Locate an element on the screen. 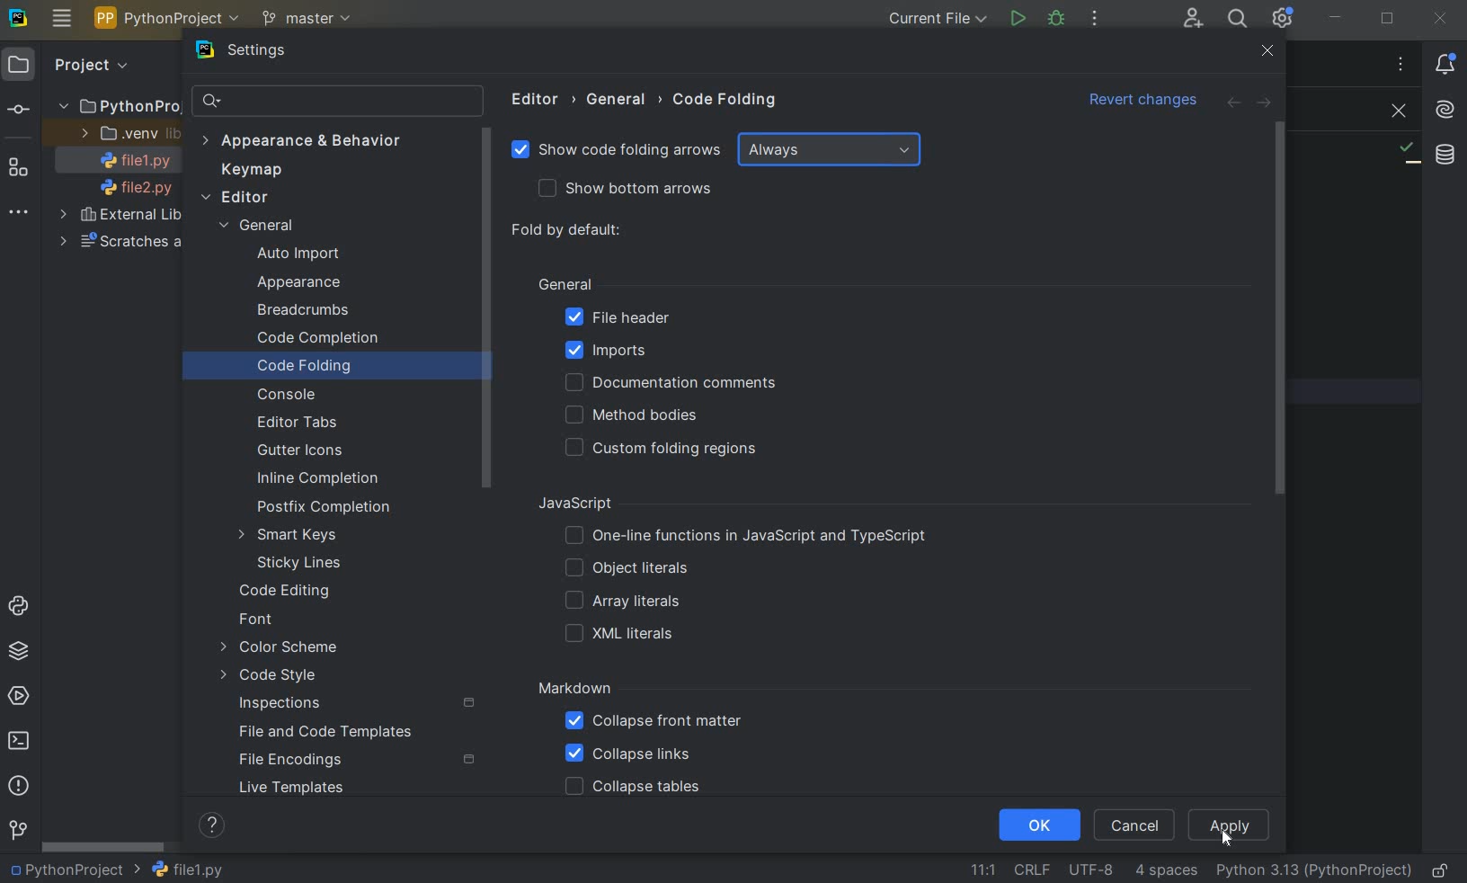 Image resolution: width=1467 pixels, height=883 pixels. BREADCRUMBS is located at coordinates (321, 311).